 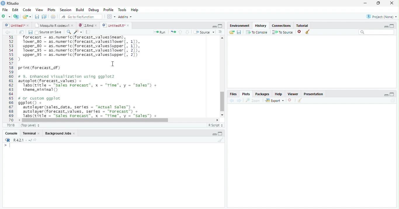 I want to click on Minimize, so click(x=214, y=134).